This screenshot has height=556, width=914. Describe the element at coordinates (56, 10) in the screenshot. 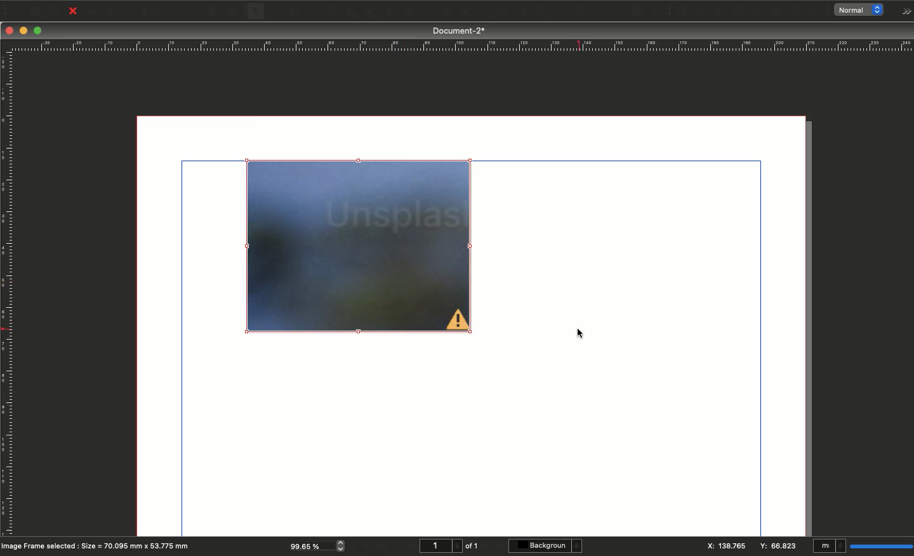

I see `Save` at that location.